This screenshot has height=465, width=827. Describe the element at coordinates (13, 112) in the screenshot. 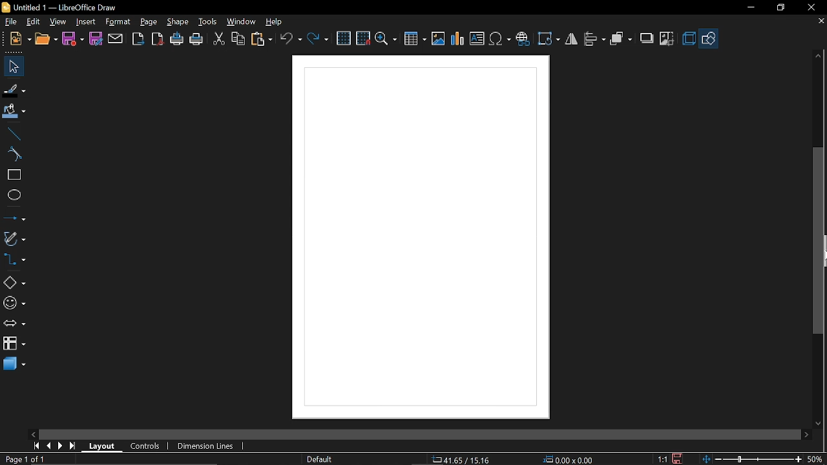

I see `fill color` at that location.